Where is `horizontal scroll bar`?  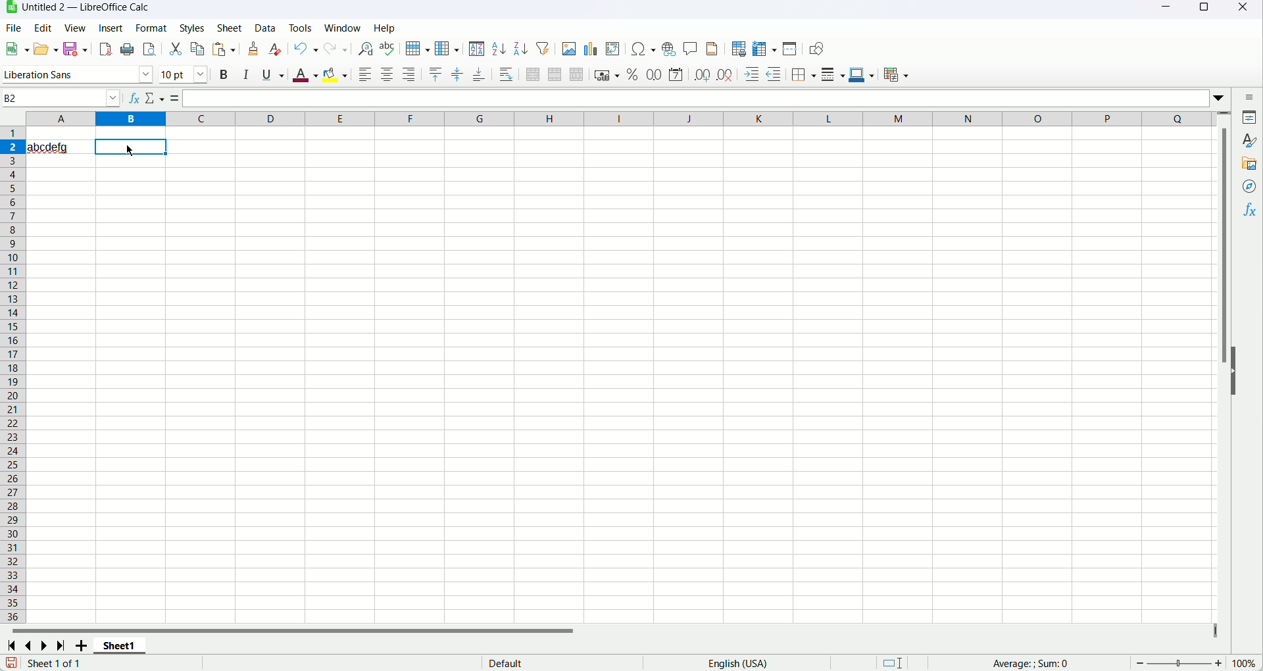 horizontal scroll bar is located at coordinates (610, 631).